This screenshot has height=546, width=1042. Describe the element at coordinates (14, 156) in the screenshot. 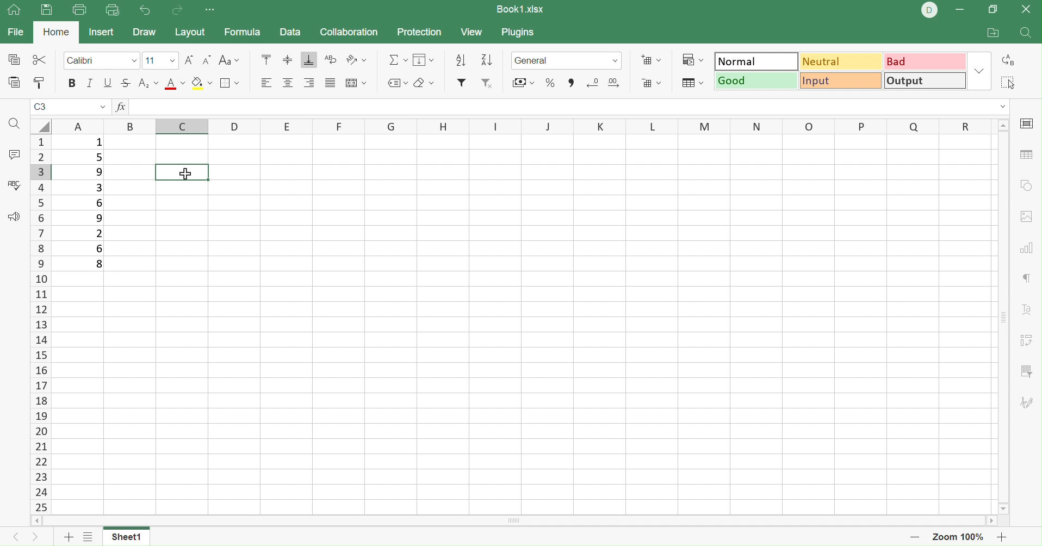

I see `Comments` at that location.